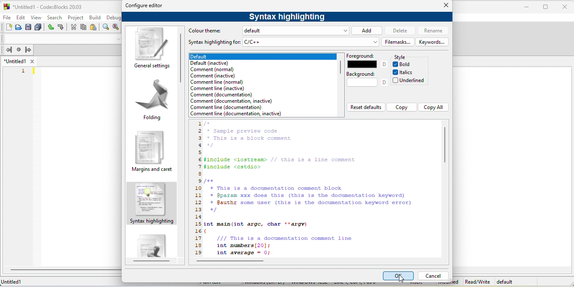  What do you see at coordinates (183, 57) in the screenshot?
I see `vertical scroll bar` at bounding box center [183, 57].